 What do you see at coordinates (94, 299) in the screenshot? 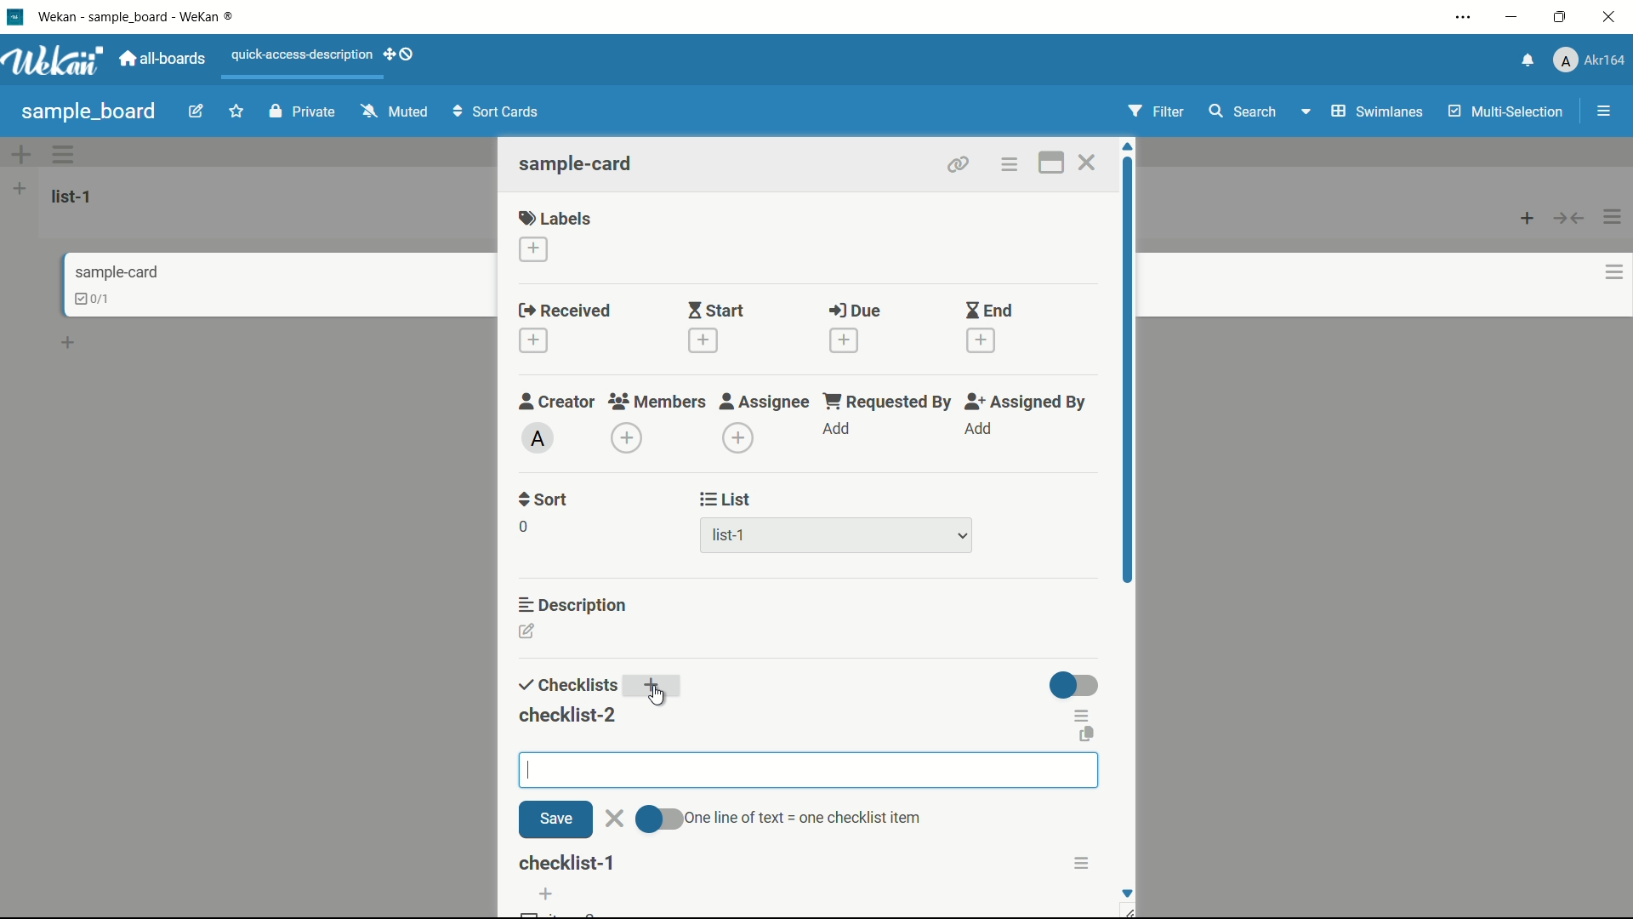
I see `cklist` at bounding box center [94, 299].